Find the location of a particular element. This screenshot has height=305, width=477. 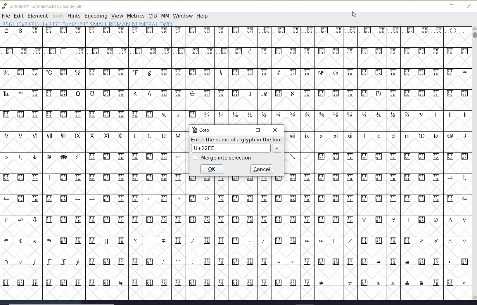

restore is located at coordinates (452, 7).